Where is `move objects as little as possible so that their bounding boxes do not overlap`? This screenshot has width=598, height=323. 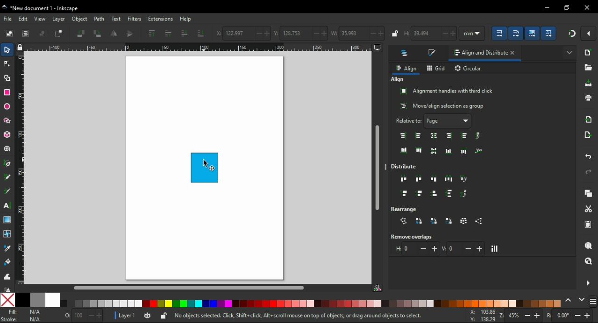
move objects as little as possible so that their bounding boxes do not overlap is located at coordinates (496, 249).